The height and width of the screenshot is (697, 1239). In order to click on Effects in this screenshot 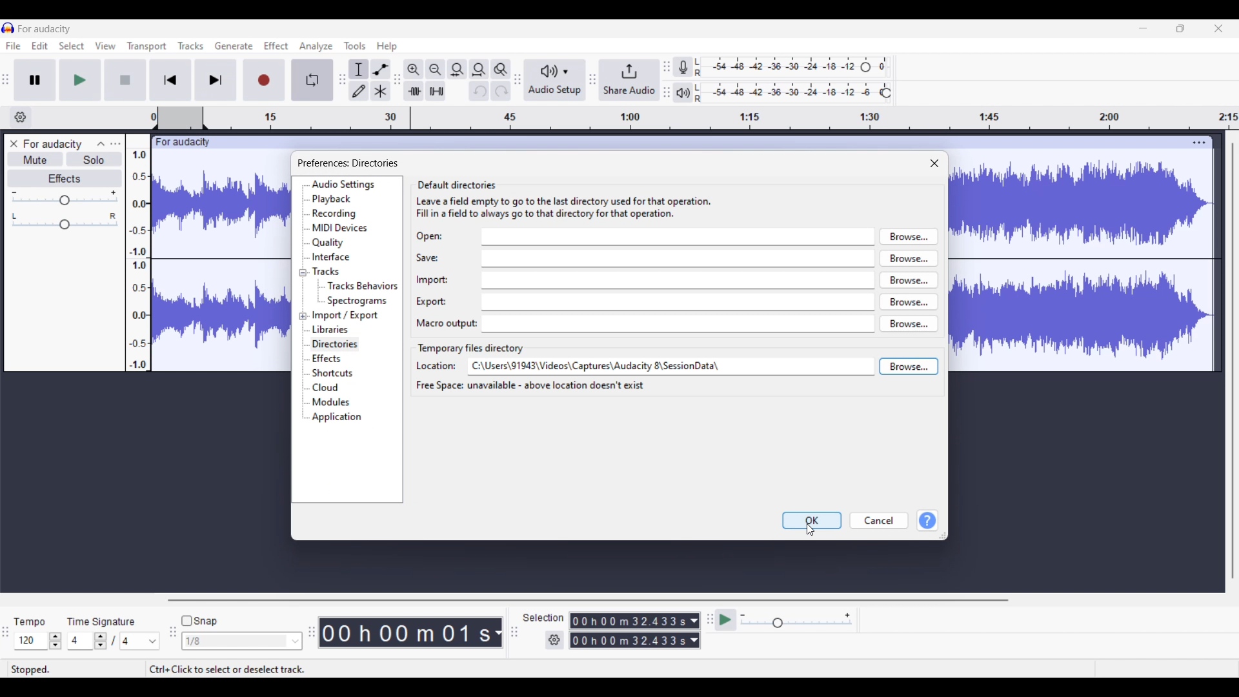, I will do `click(327, 358)`.